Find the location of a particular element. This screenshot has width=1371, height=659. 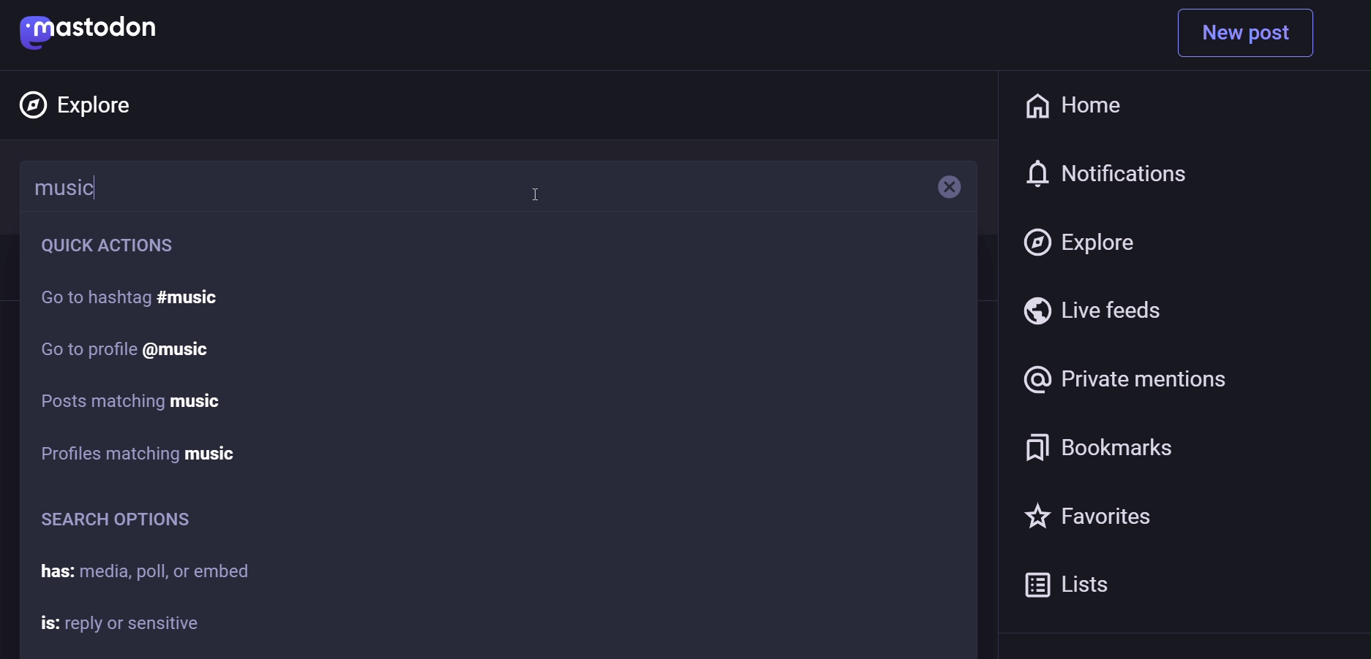

post matching is located at coordinates (126, 403).